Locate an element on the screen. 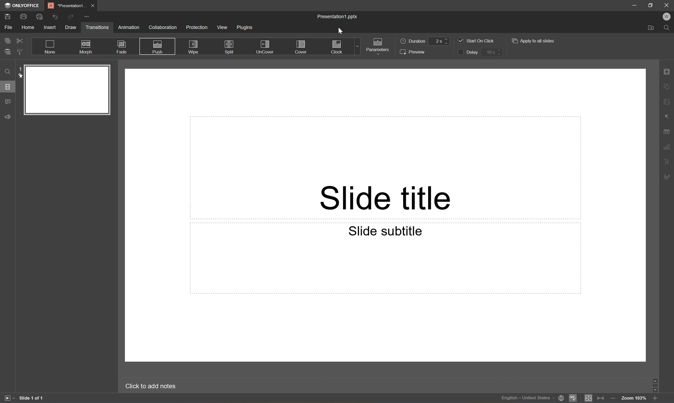 Image resolution: width=674 pixels, height=403 pixels. Quick Print is located at coordinates (40, 16).